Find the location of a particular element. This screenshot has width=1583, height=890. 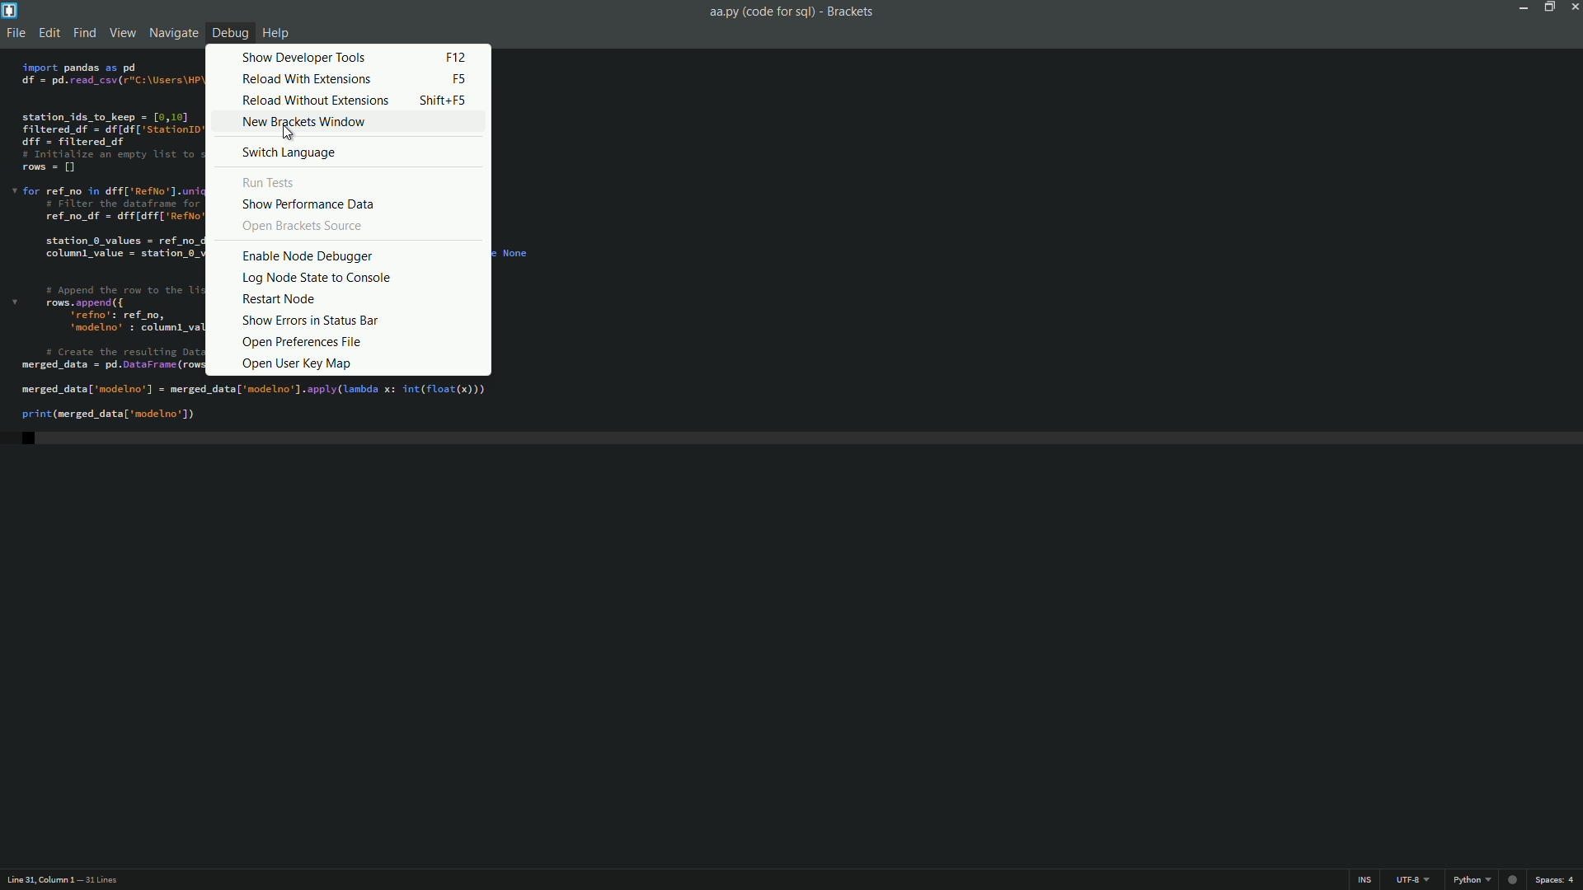

open preferences file is located at coordinates (303, 344).